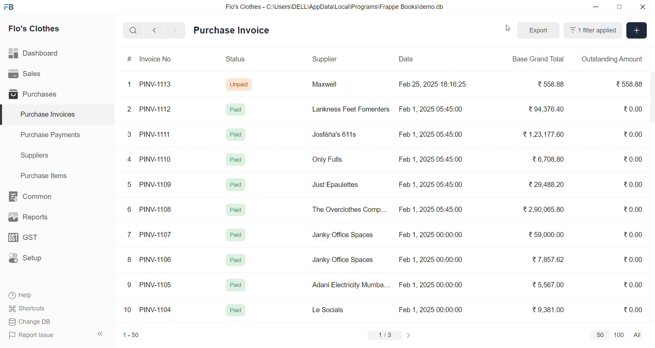 This screenshot has height=348, width=655. I want to click on ₹0.00, so click(633, 309).